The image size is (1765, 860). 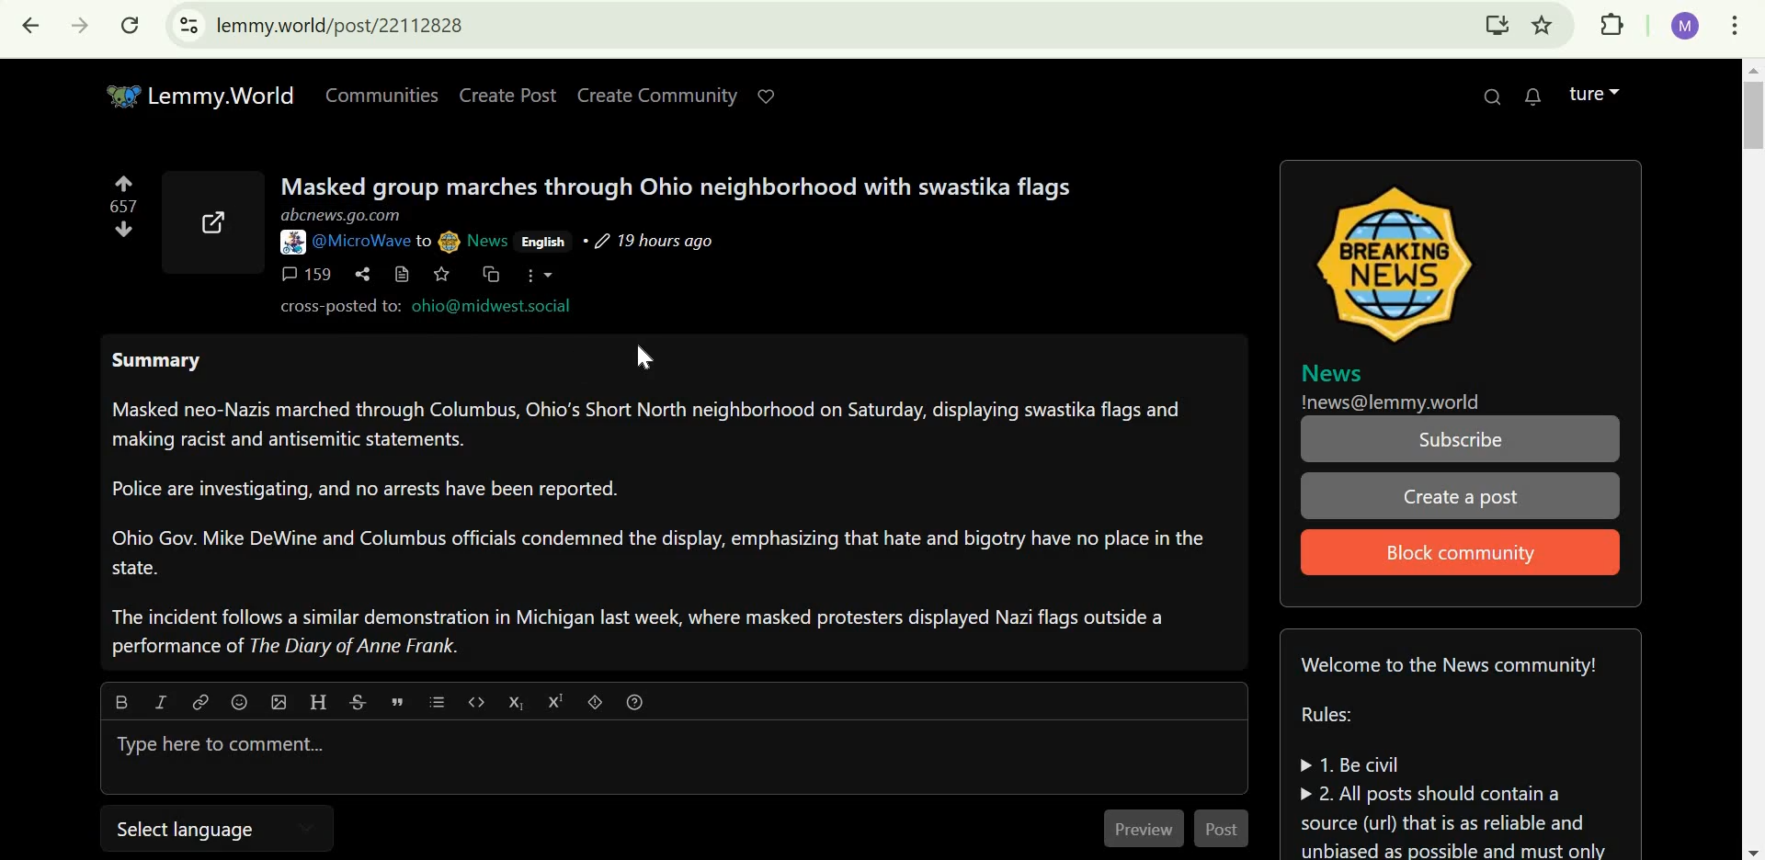 I want to click on list, so click(x=438, y=702).